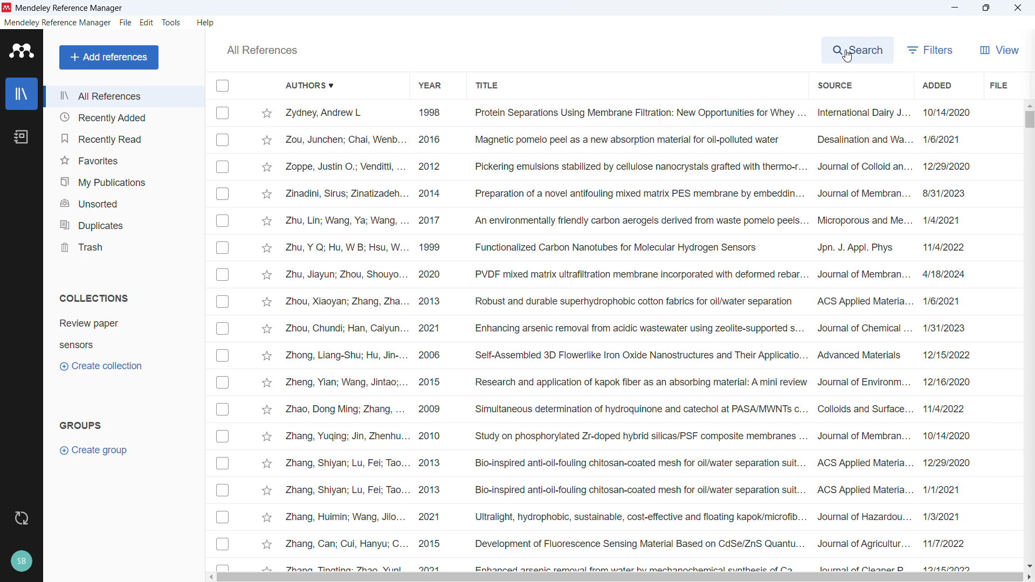 This screenshot has height=582, width=1035. Describe the element at coordinates (124, 117) in the screenshot. I see `Recently added ` at that location.